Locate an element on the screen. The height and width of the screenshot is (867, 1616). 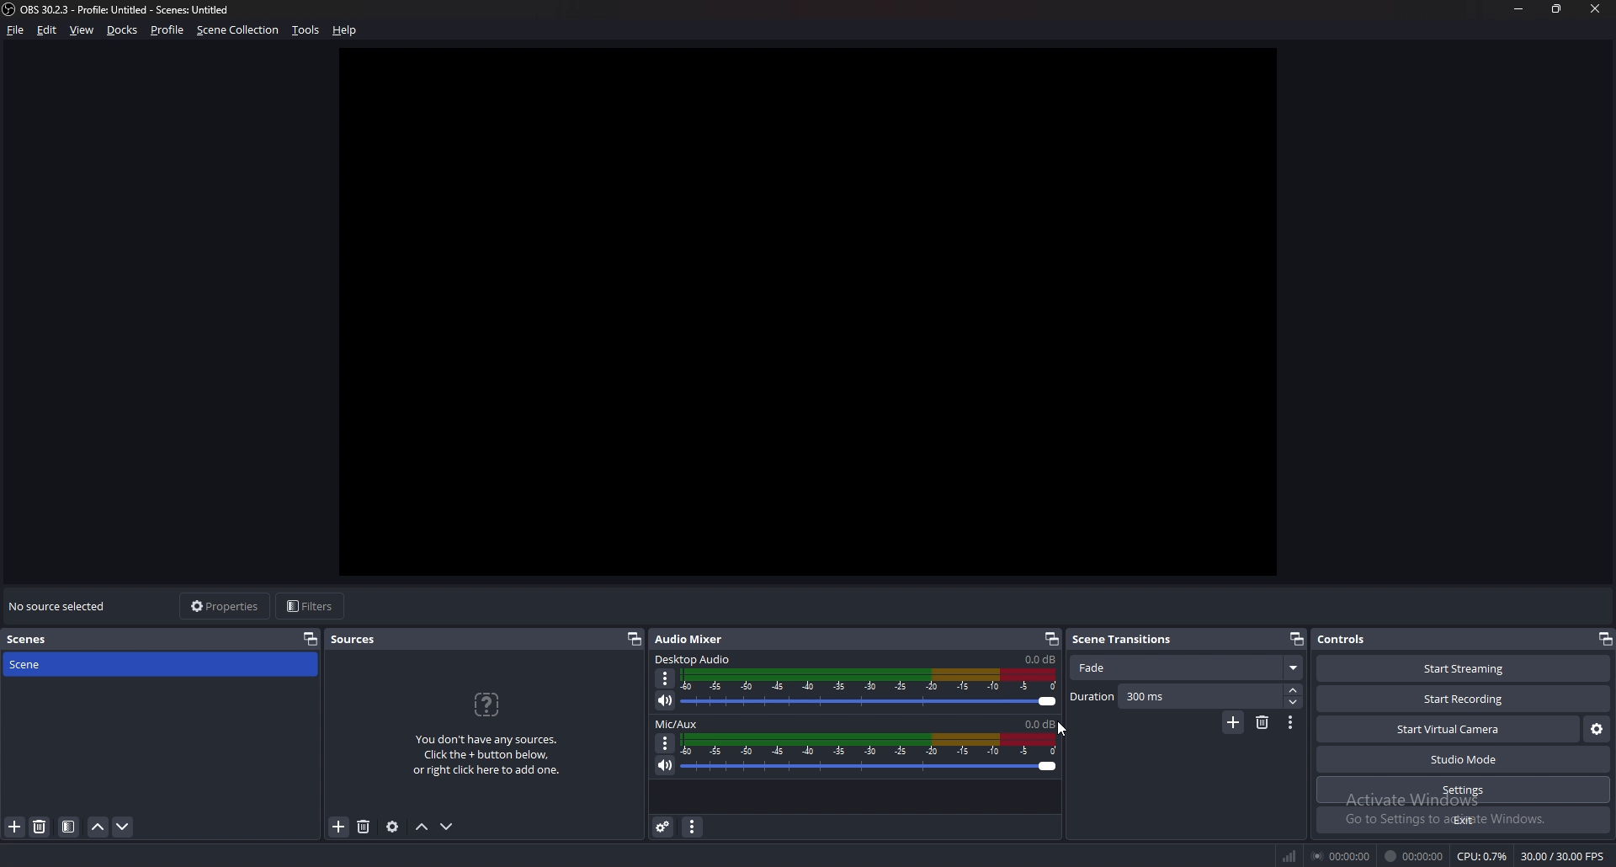
start recording is located at coordinates (1464, 699).